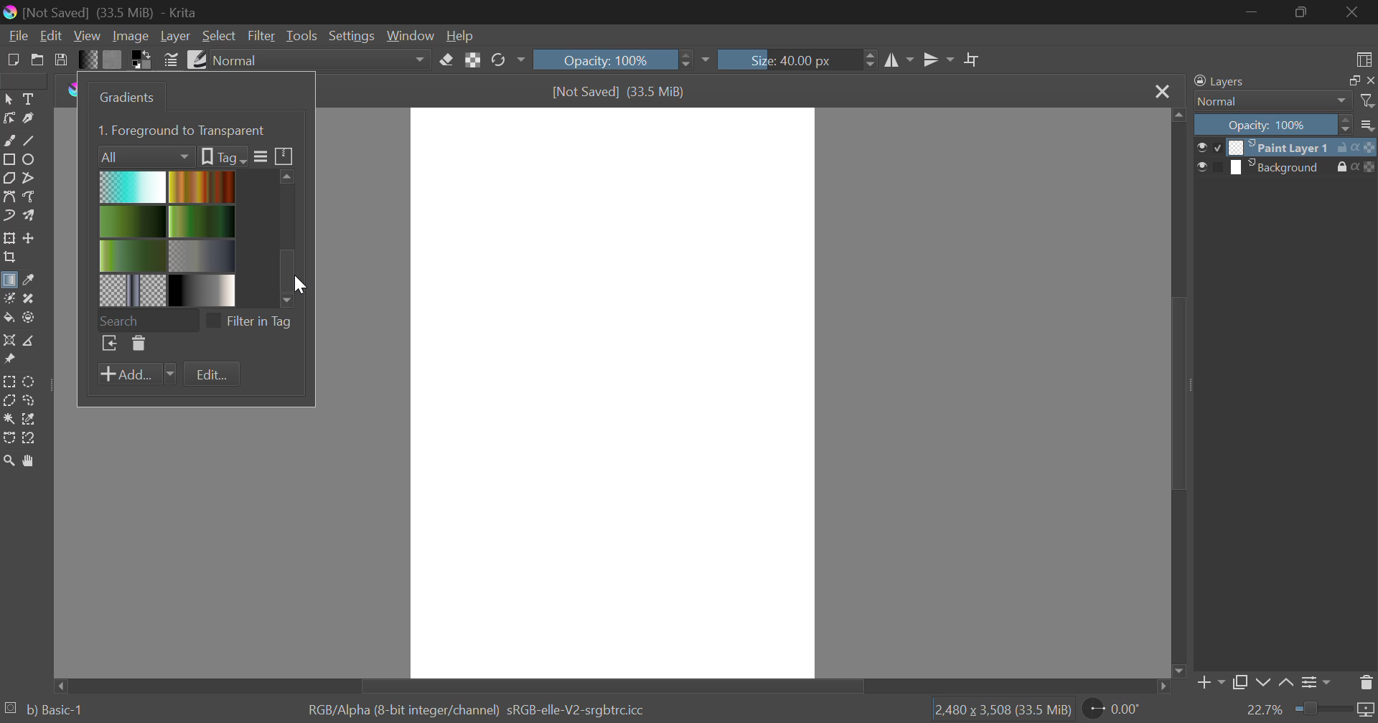 The image size is (1378, 723). Describe the element at coordinates (200, 290) in the screenshot. I see `Gradient 8` at that location.